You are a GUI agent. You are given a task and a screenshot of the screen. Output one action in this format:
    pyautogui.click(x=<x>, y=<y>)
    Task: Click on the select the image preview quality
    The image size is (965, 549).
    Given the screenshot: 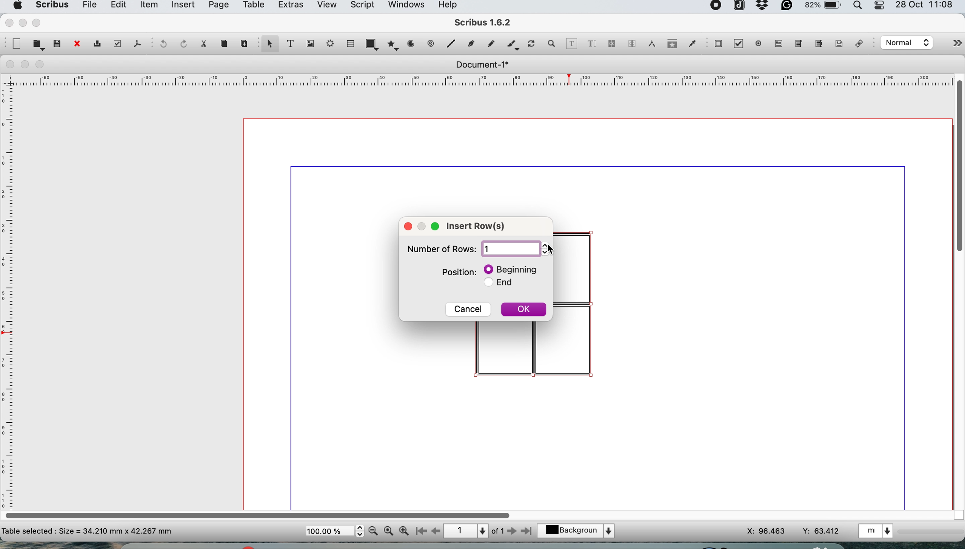 What is the action you would take?
    pyautogui.click(x=905, y=43)
    